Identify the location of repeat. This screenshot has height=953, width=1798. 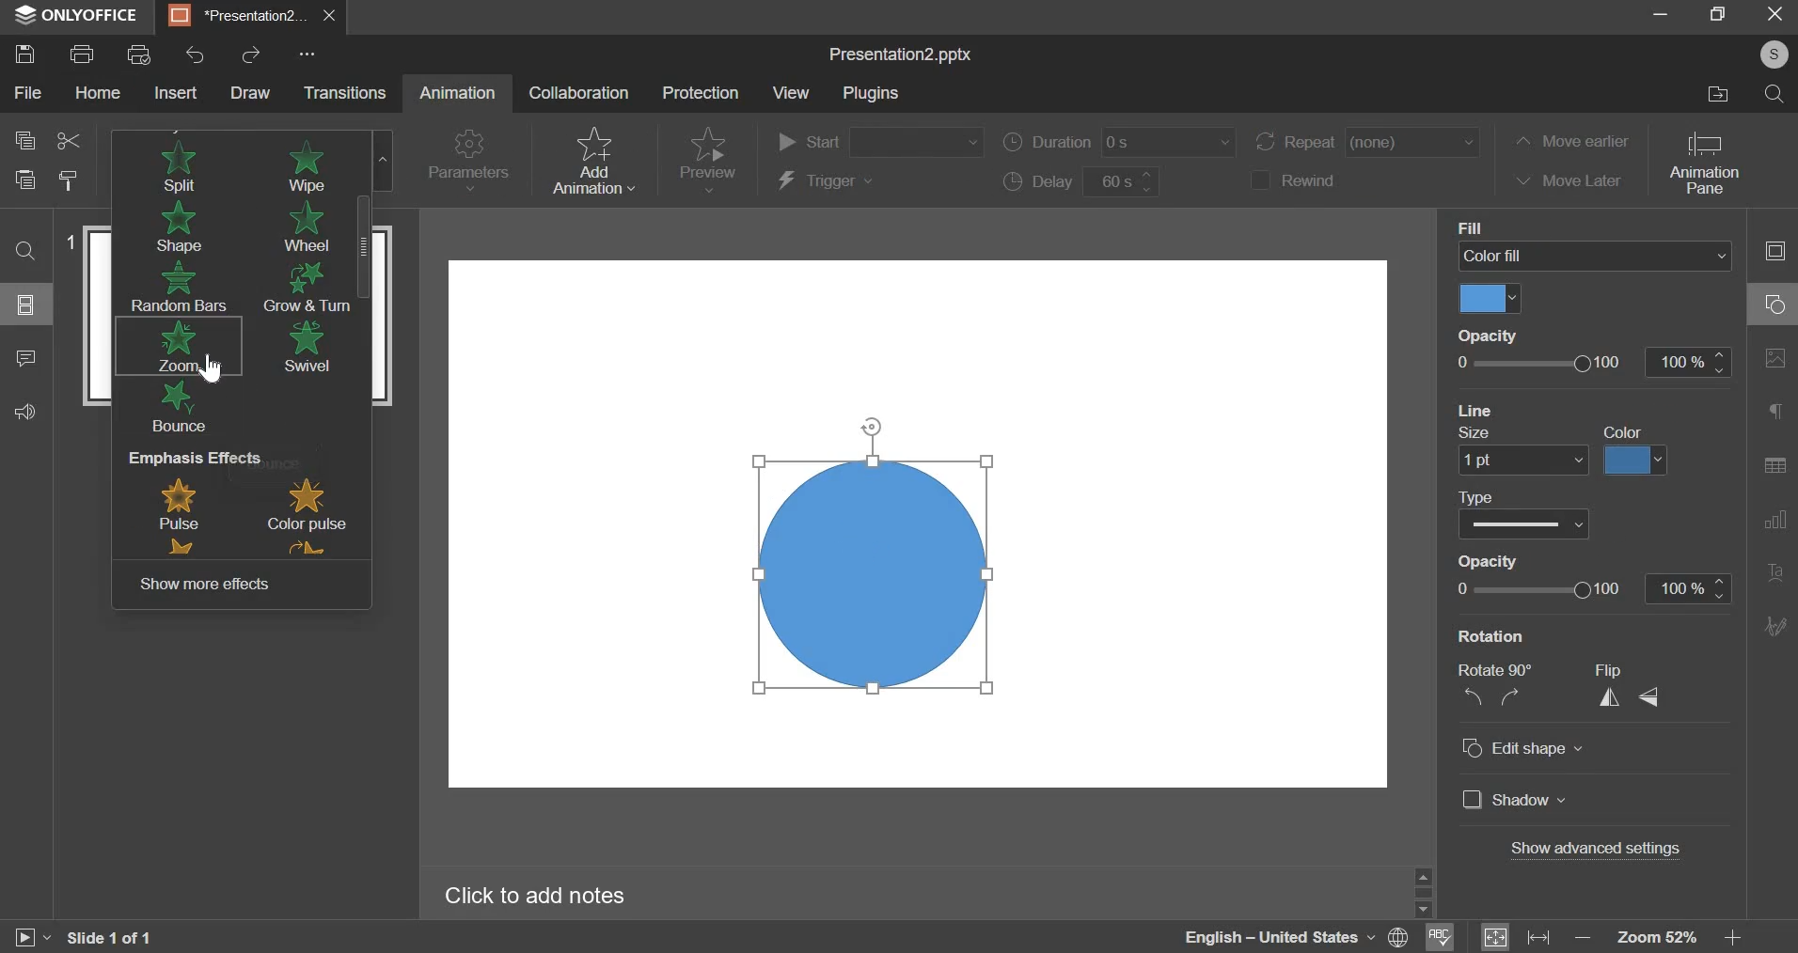
(1366, 142).